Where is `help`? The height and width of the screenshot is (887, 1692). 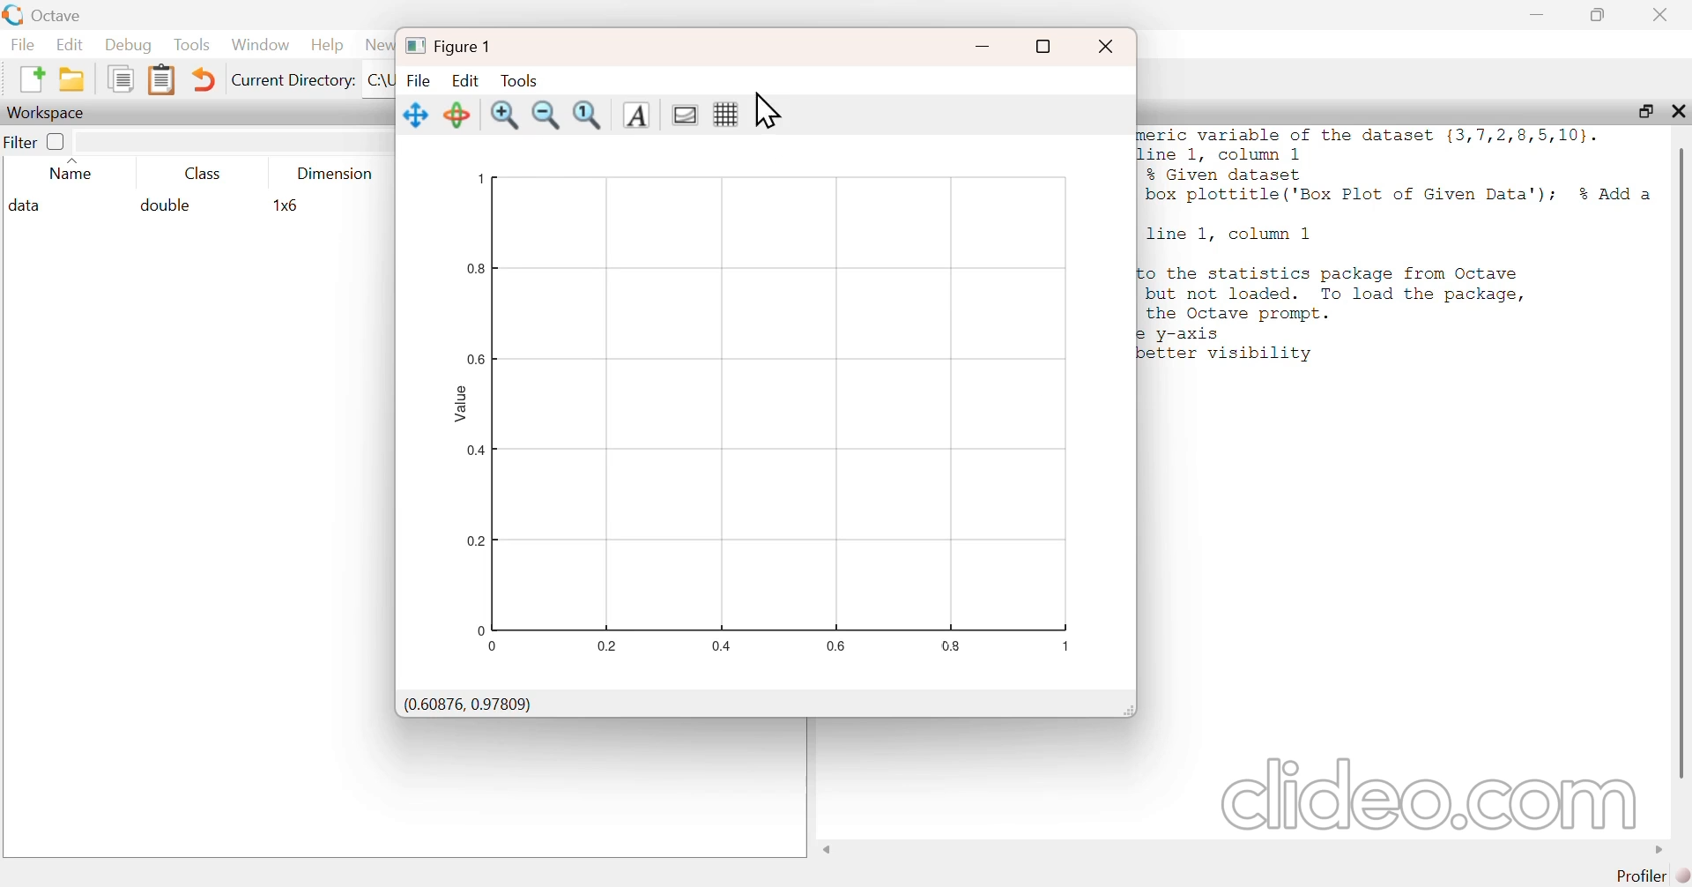 help is located at coordinates (330, 45).